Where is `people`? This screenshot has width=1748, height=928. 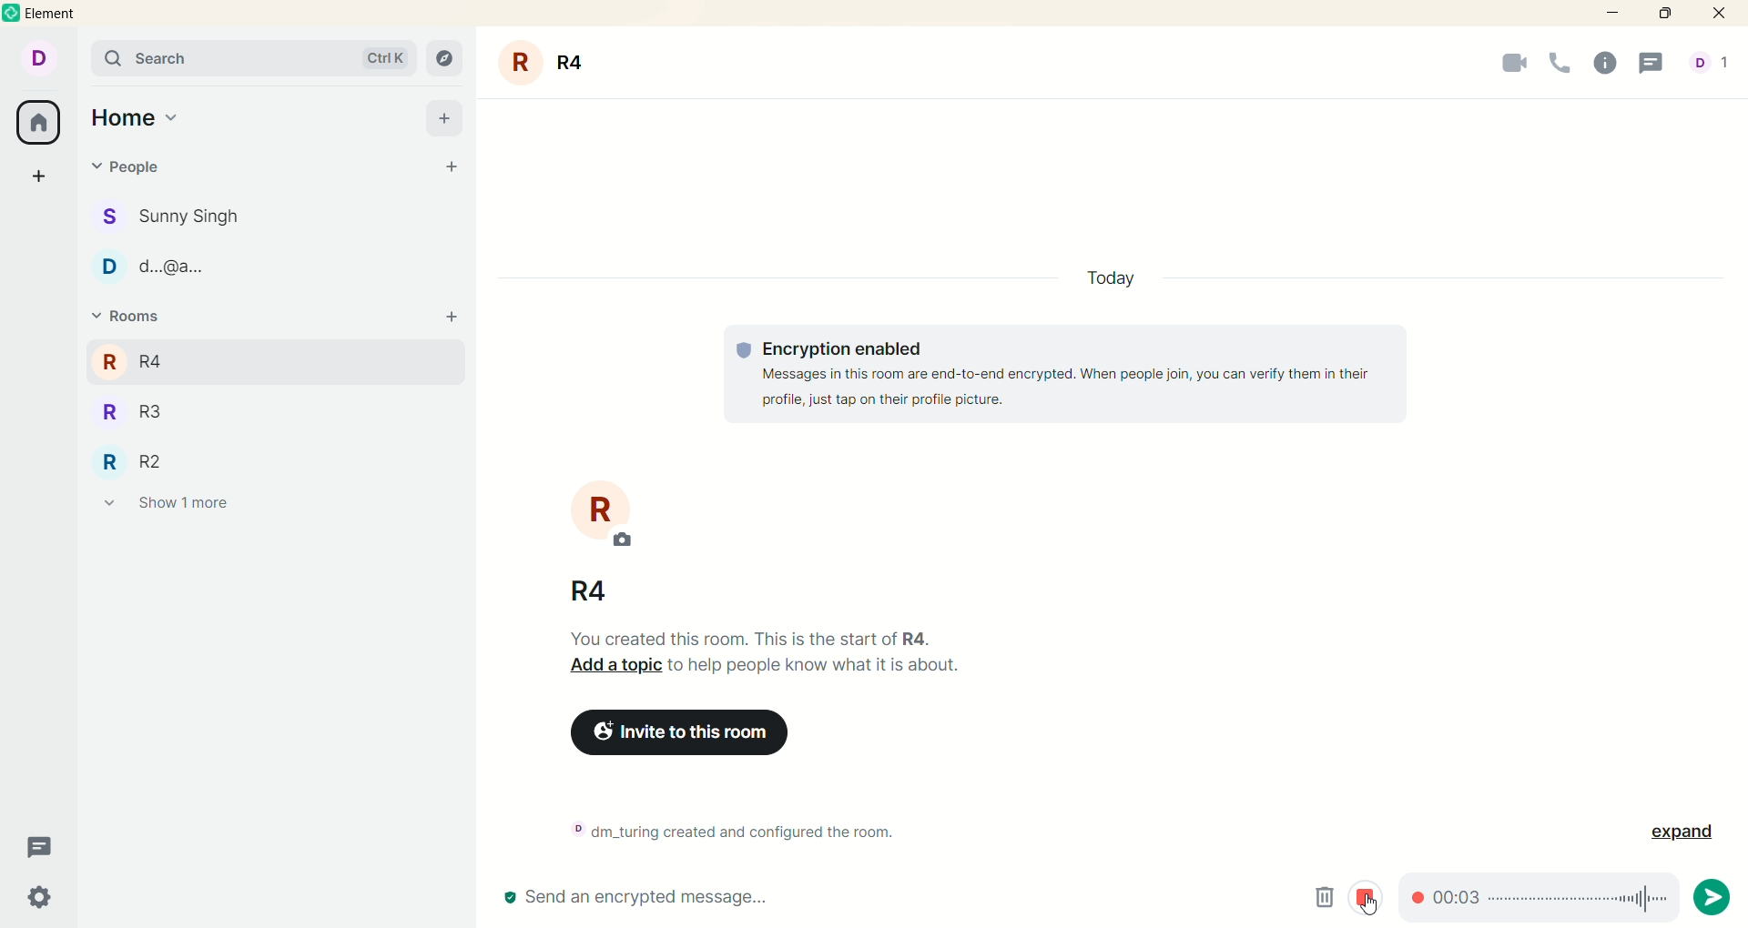
people is located at coordinates (133, 166).